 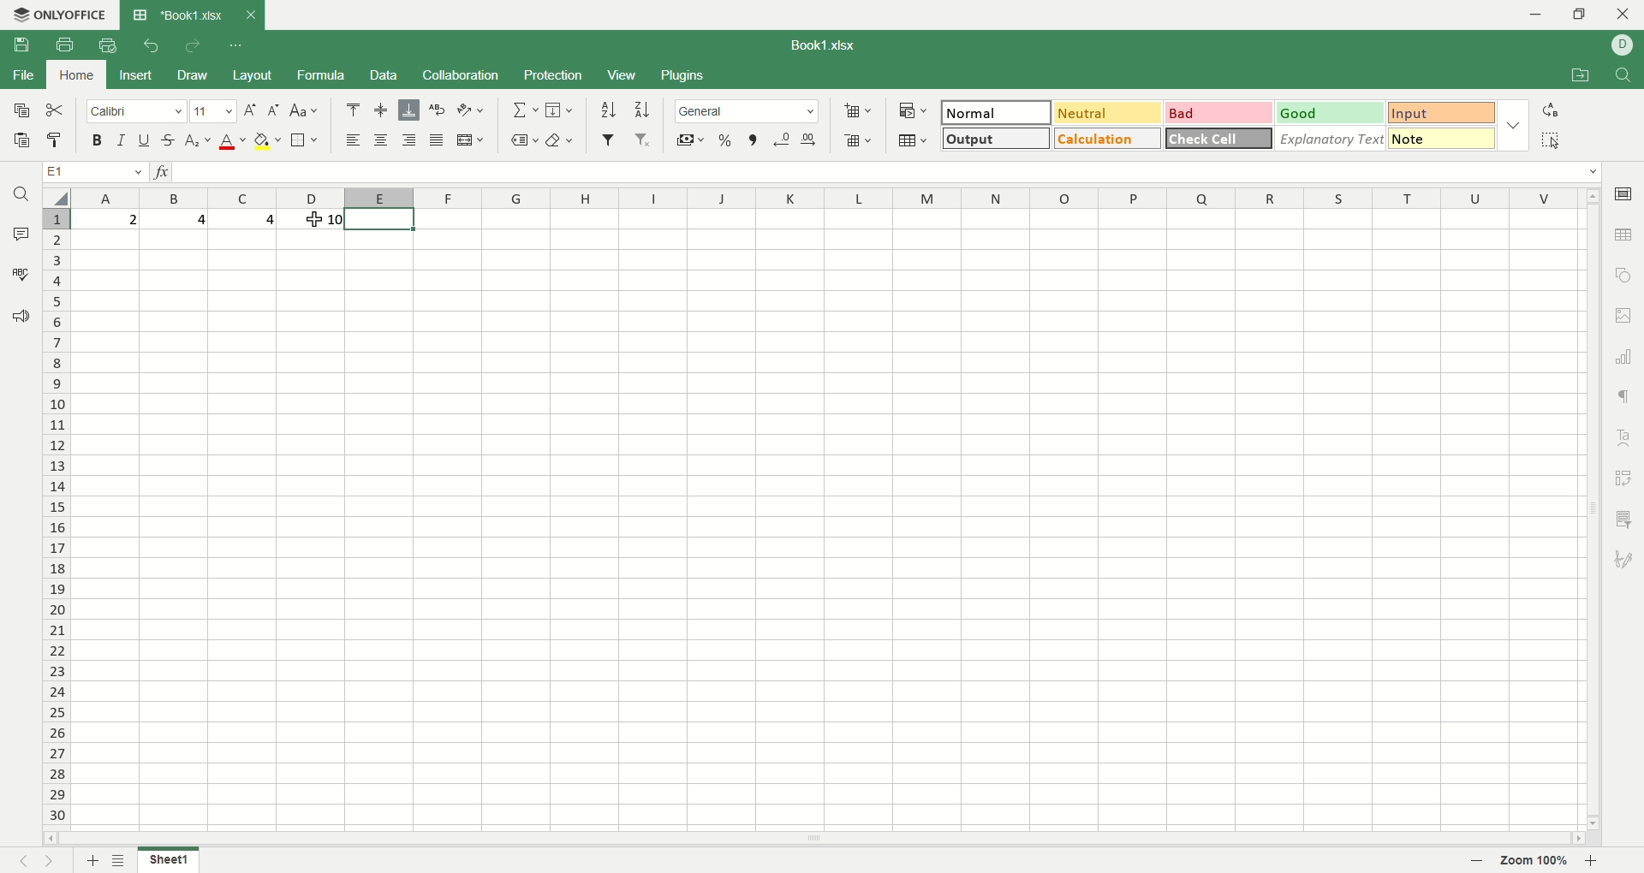 I want to click on comment, so click(x=21, y=234).